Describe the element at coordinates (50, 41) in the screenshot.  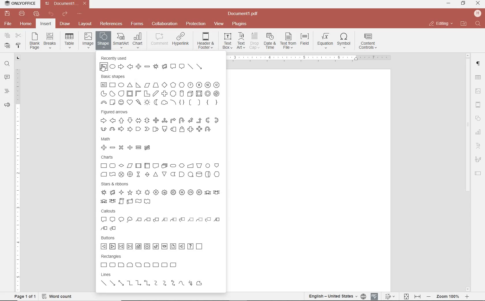
I see `INSERT PAGE OR SECTION BREAK` at that location.